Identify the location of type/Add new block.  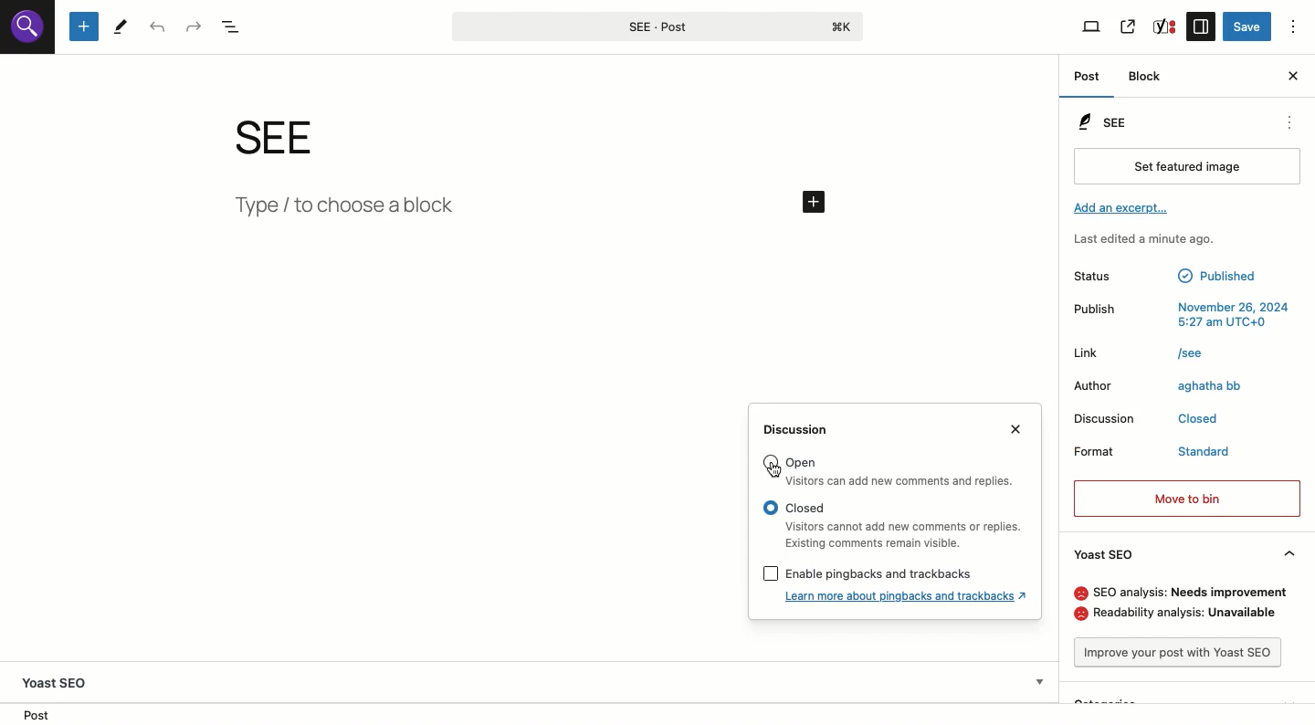
(533, 210).